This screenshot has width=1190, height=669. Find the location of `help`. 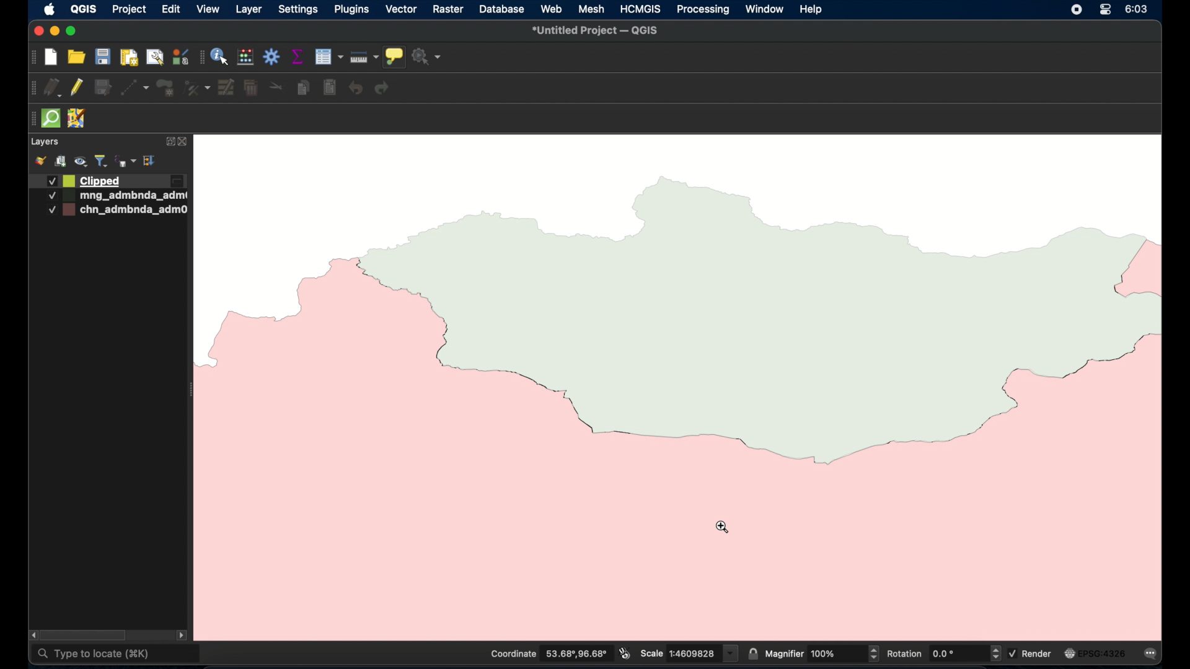

help is located at coordinates (812, 10).